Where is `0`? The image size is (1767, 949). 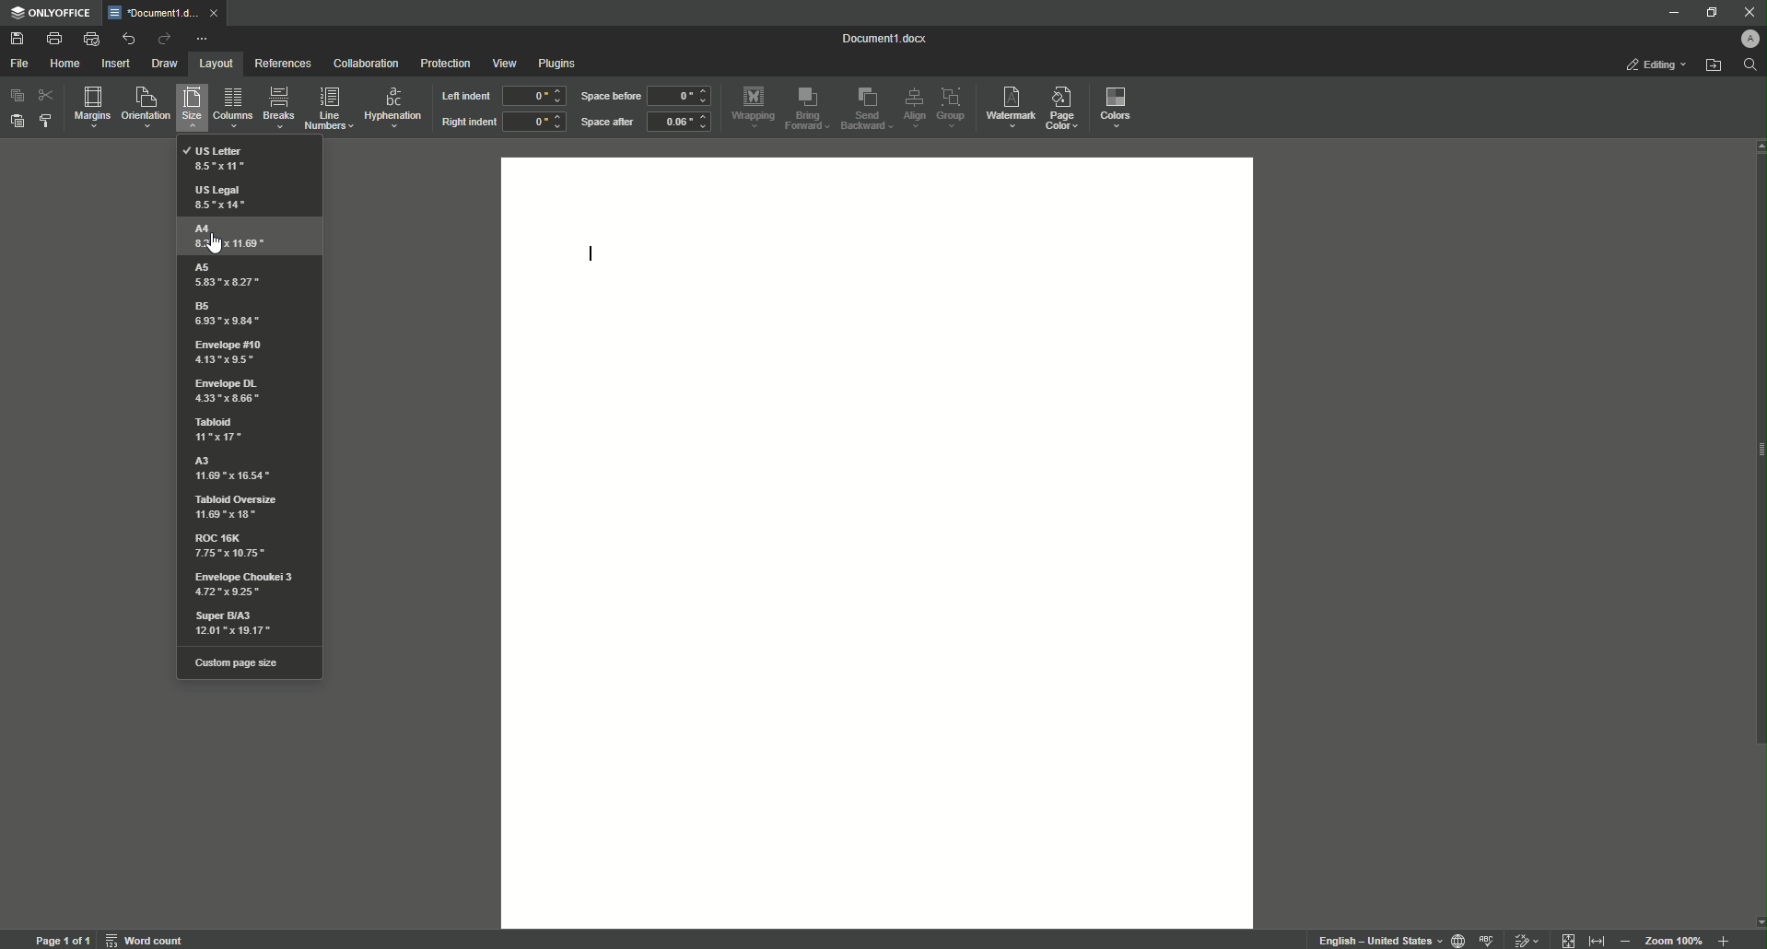 0 is located at coordinates (533, 95).